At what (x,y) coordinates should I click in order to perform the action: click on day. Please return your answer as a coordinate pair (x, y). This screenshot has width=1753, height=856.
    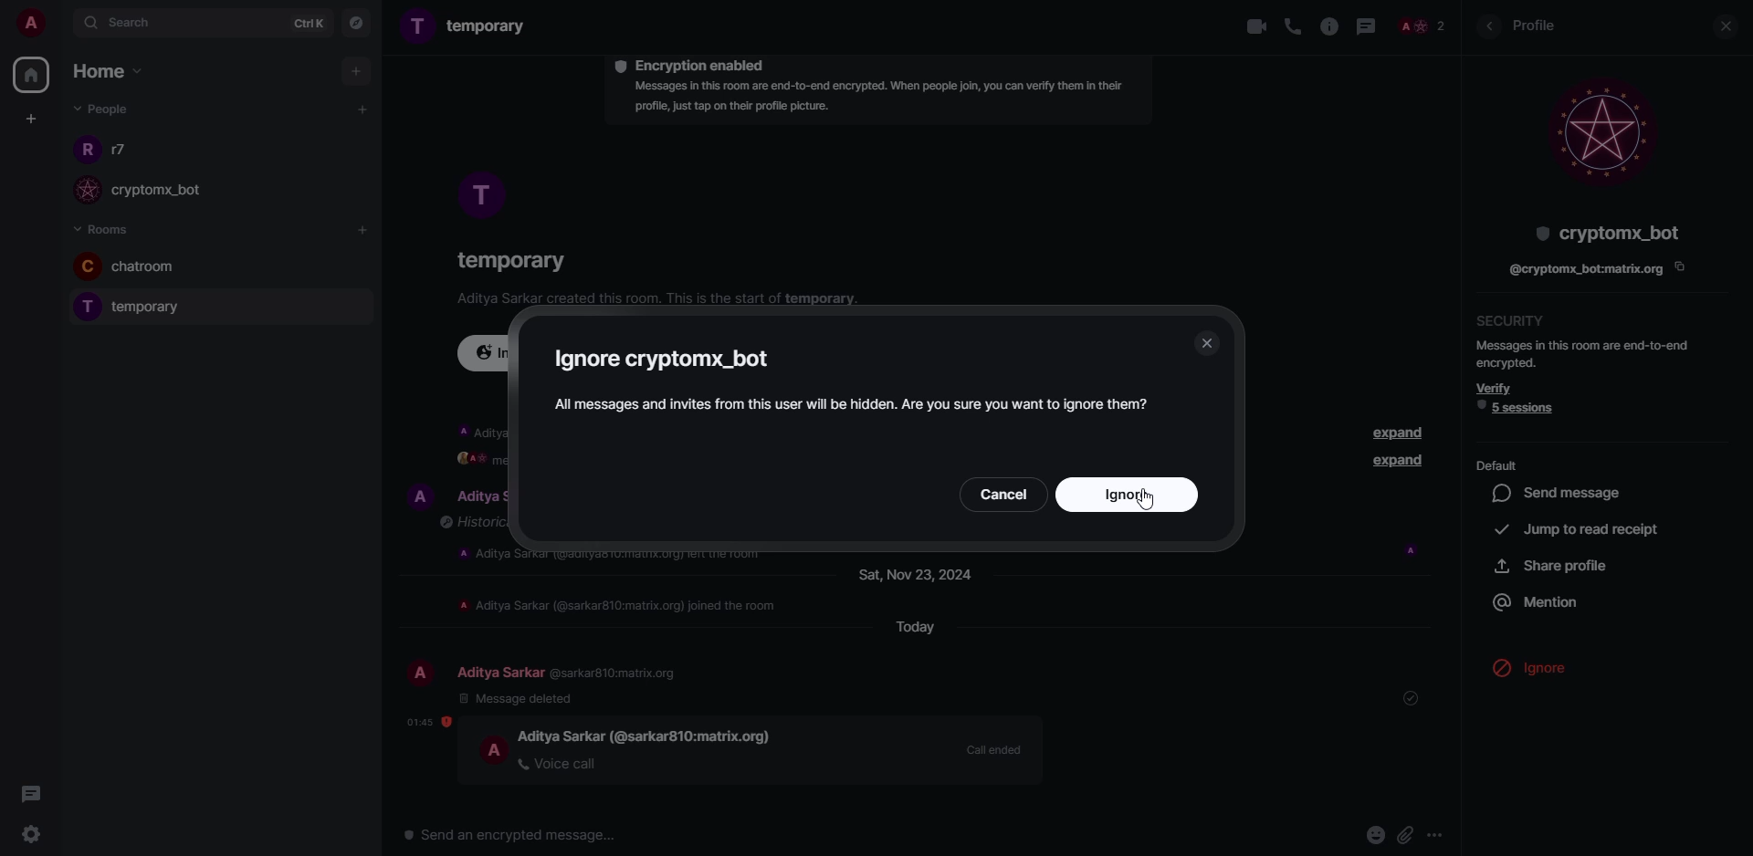
    Looking at the image, I should click on (908, 628).